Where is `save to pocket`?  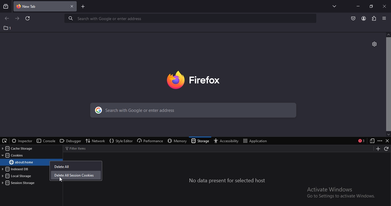 save to pocket is located at coordinates (354, 18).